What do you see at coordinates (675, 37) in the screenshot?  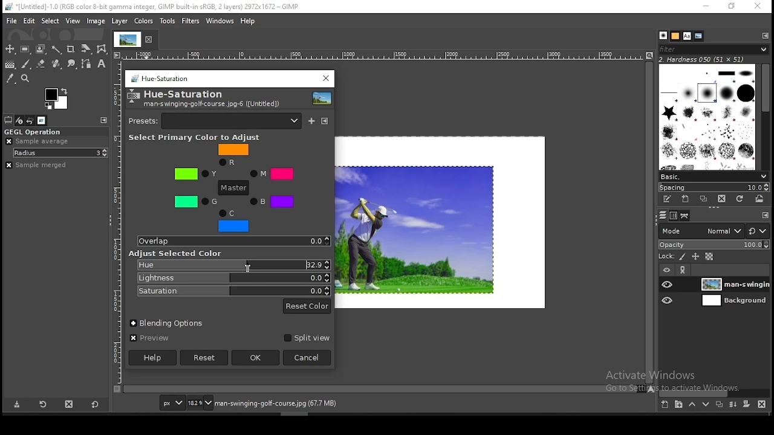 I see `patterns` at bounding box center [675, 37].